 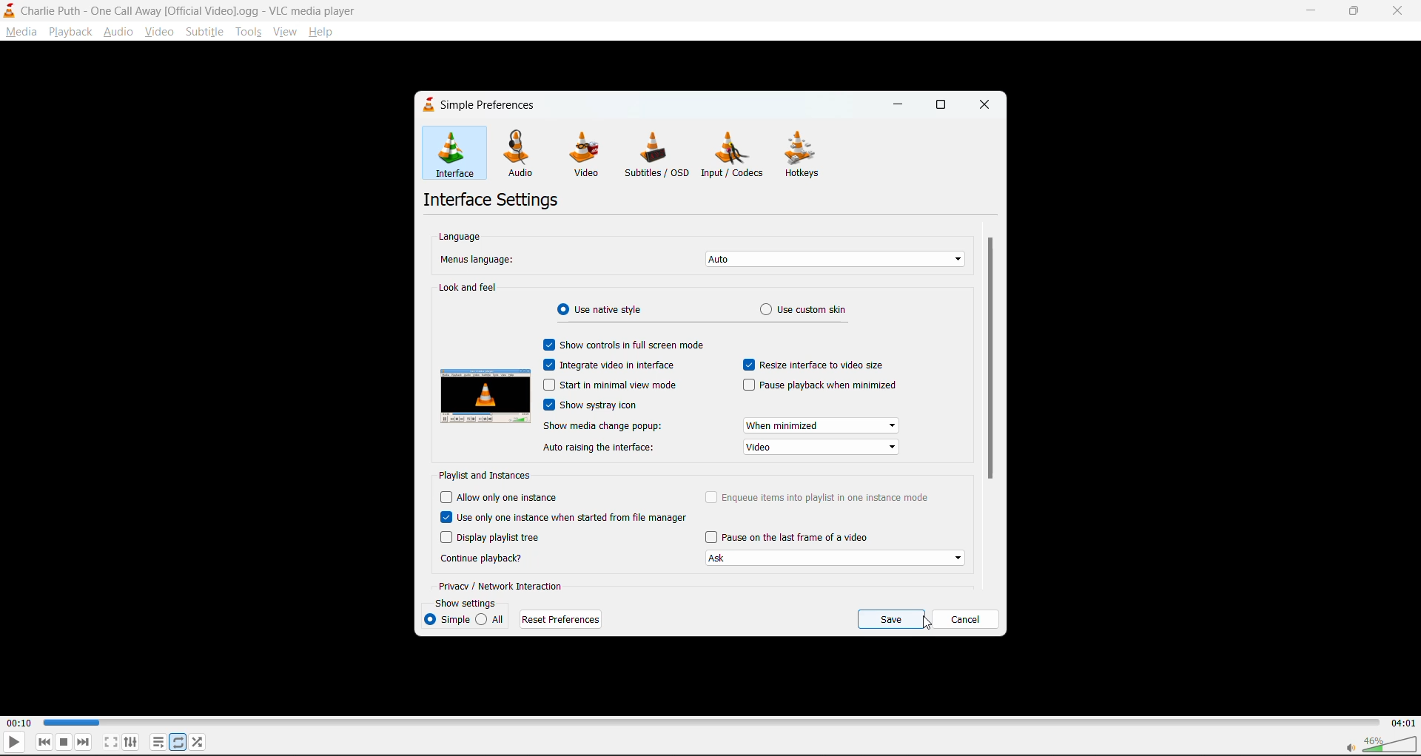 I want to click on Checbox, so click(x=445, y=497).